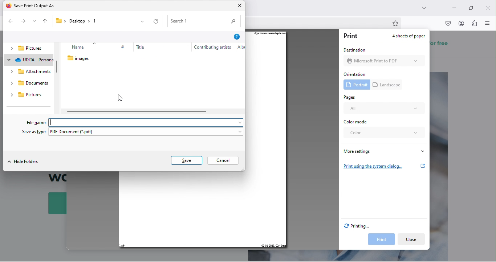 Image resolution: width=496 pixels, height=262 pixels. Describe the element at coordinates (388, 85) in the screenshot. I see `landscape` at that location.